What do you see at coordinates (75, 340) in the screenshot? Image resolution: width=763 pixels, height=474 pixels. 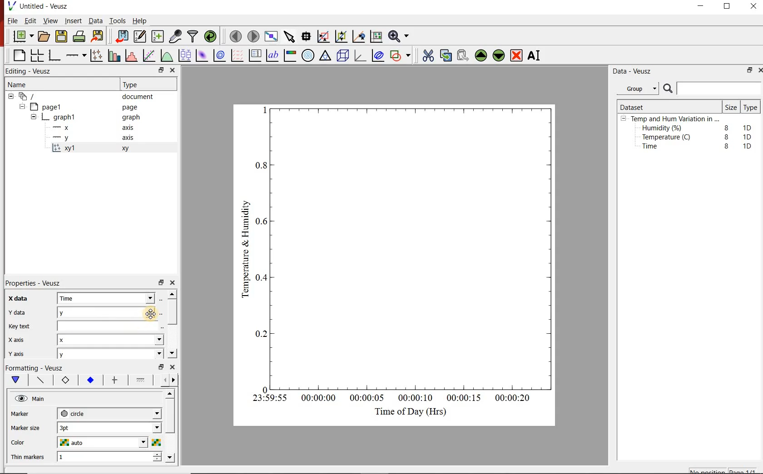 I see `x` at bounding box center [75, 340].